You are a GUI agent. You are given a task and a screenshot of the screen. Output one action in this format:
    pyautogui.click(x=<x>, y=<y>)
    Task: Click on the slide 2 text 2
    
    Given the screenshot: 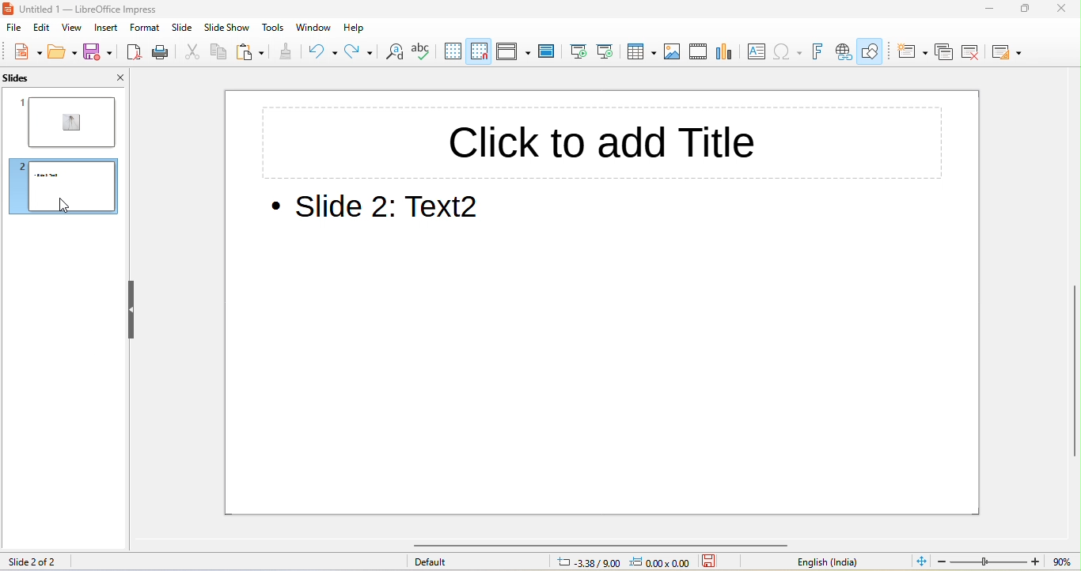 What is the action you would take?
    pyautogui.click(x=383, y=210)
    